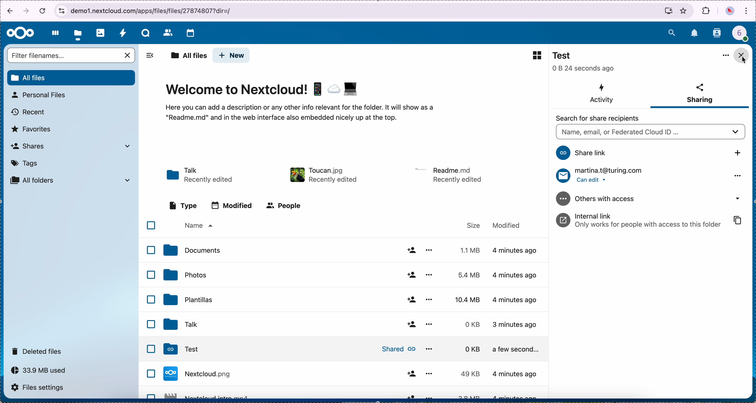 This screenshot has height=403, width=756. Describe the element at coordinates (449, 174) in the screenshot. I see `file` at that location.